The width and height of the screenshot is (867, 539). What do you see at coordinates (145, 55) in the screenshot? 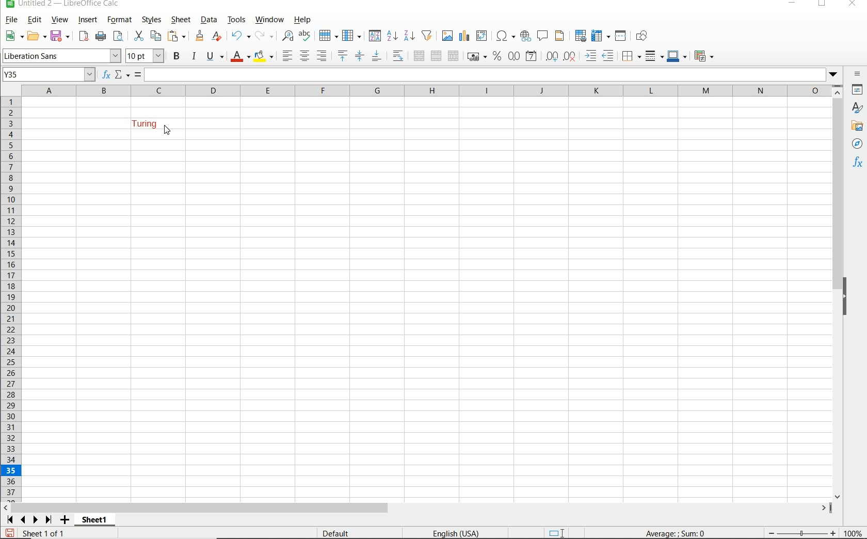
I see `FONT SIZE` at bounding box center [145, 55].